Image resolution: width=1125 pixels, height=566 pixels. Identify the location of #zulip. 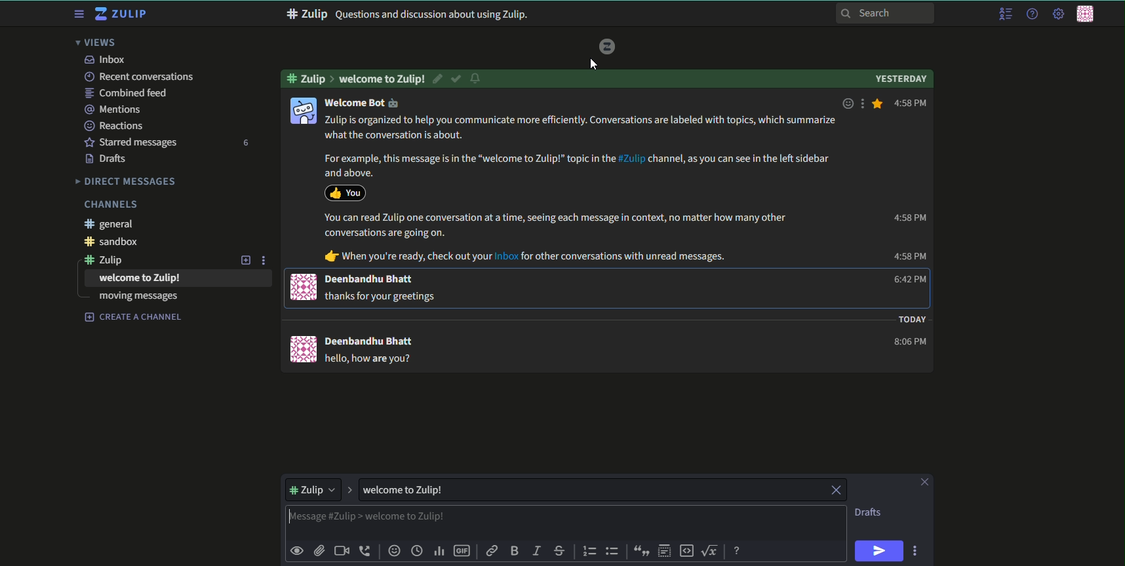
(110, 259).